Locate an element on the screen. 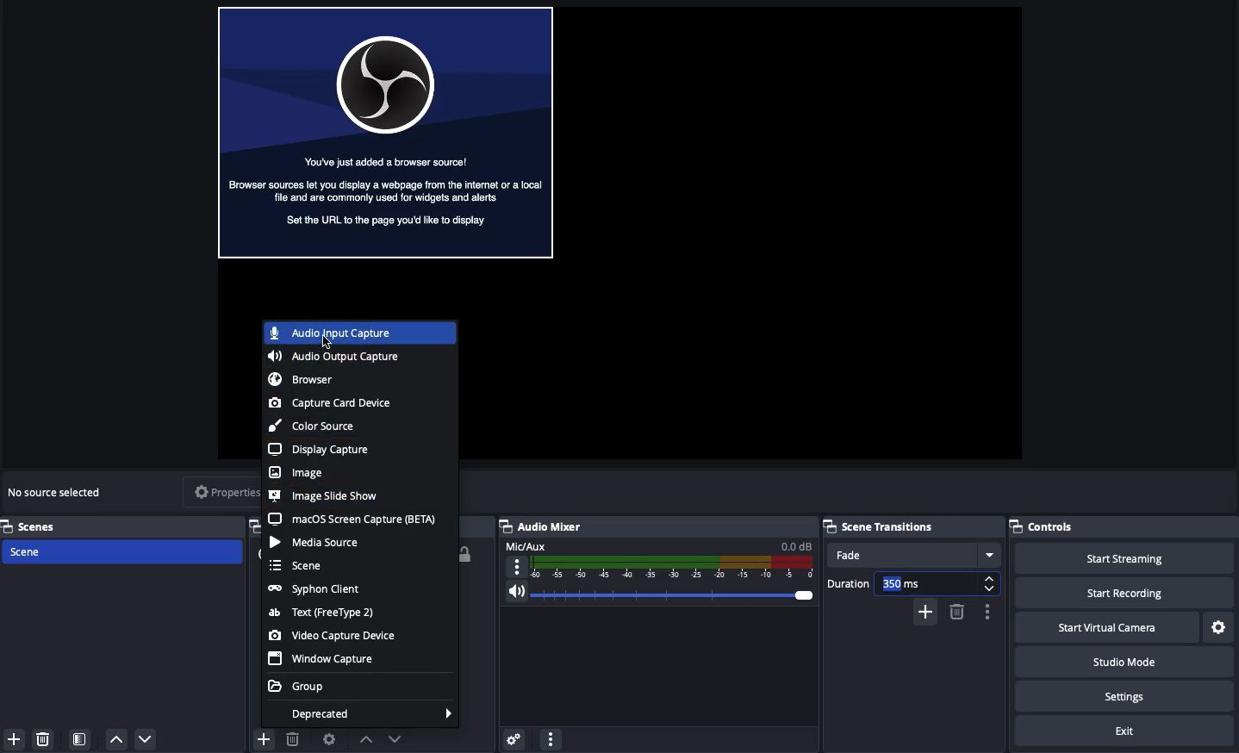 Image resolution: width=1239 pixels, height=753 pixels. Scene is located at coordinates (302, 565).